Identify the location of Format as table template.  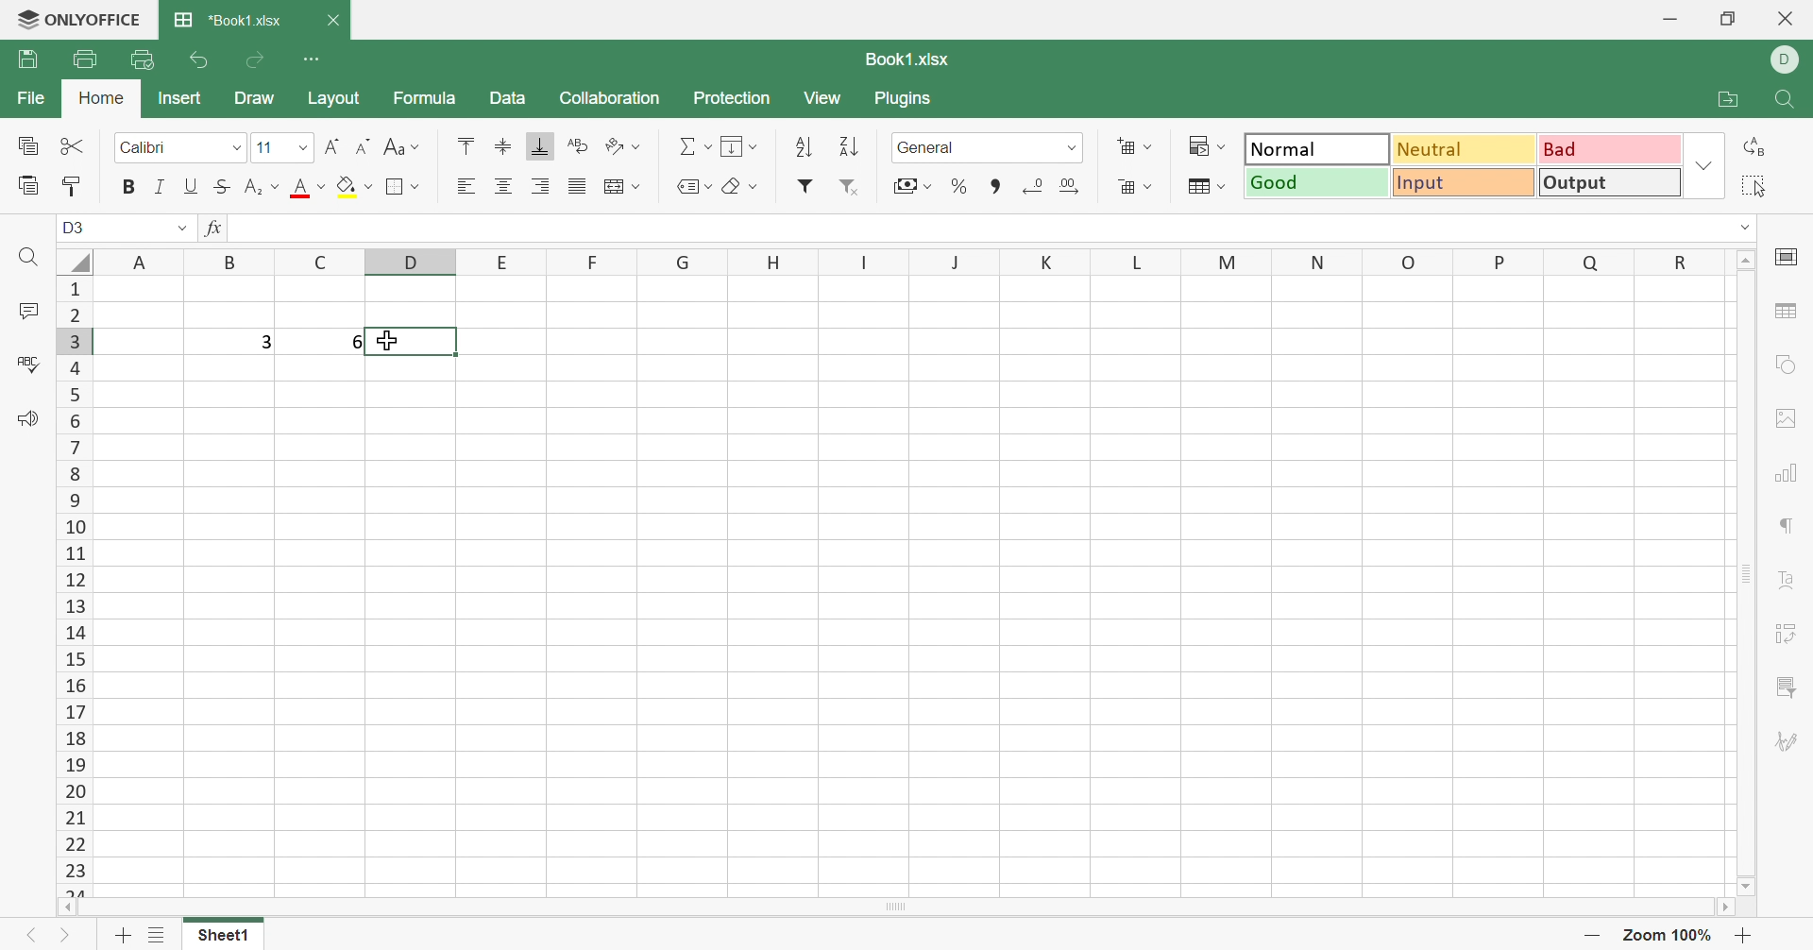
(1204, 184).